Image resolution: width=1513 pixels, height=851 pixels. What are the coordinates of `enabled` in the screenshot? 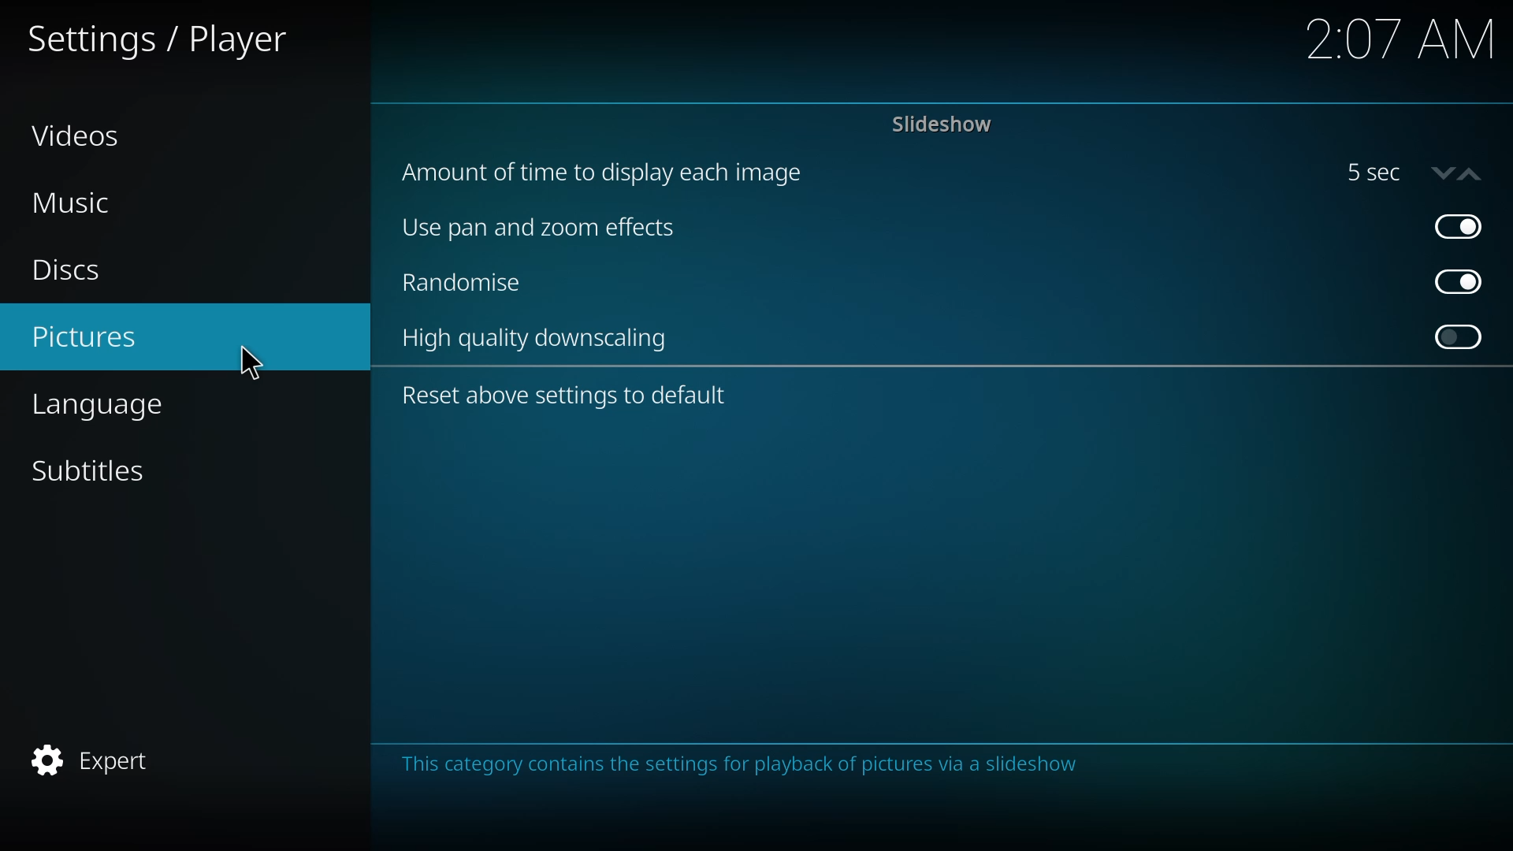 It's located at (1459, 225).